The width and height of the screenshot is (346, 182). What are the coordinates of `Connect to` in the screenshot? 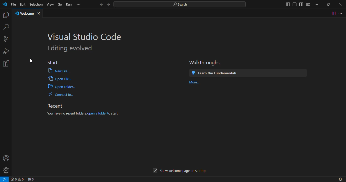 It's located at (60, 94).